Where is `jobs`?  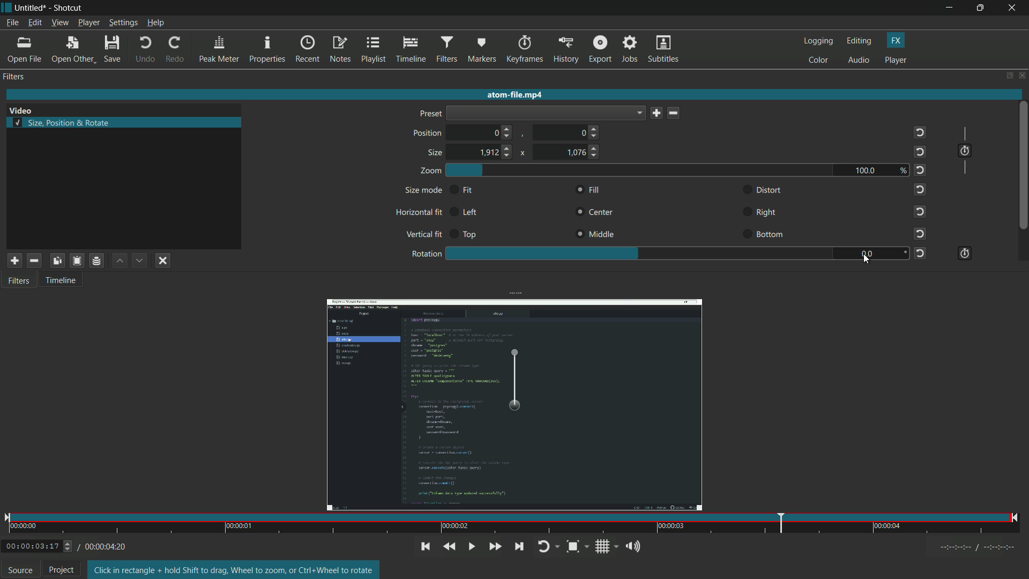 jobs is located at coordinates (629, 50).